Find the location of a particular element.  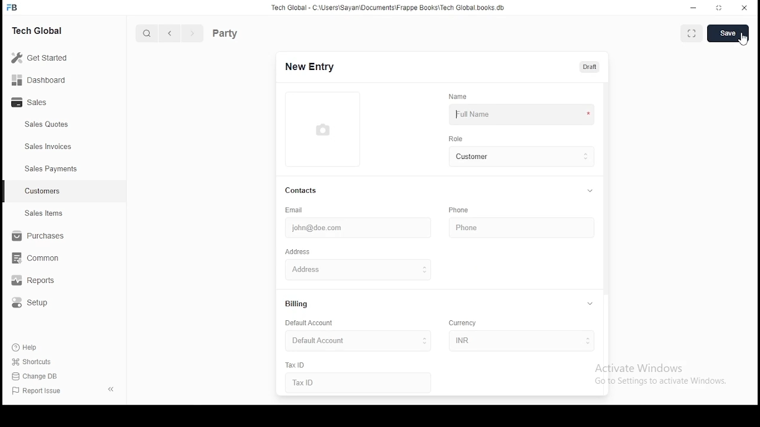

sales items is located at coordinates (43, 213).